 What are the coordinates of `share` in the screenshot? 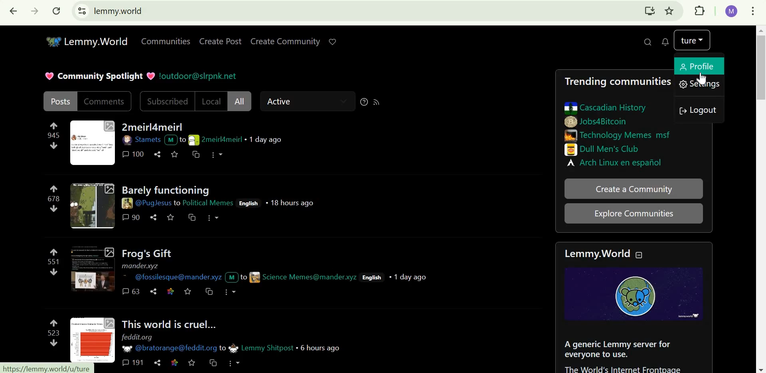 It's located at (158, 362).